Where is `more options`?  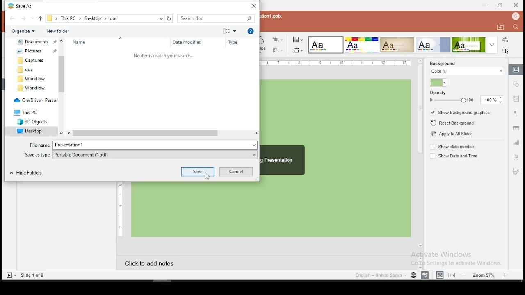 more options is located at coordinates (230, 30).